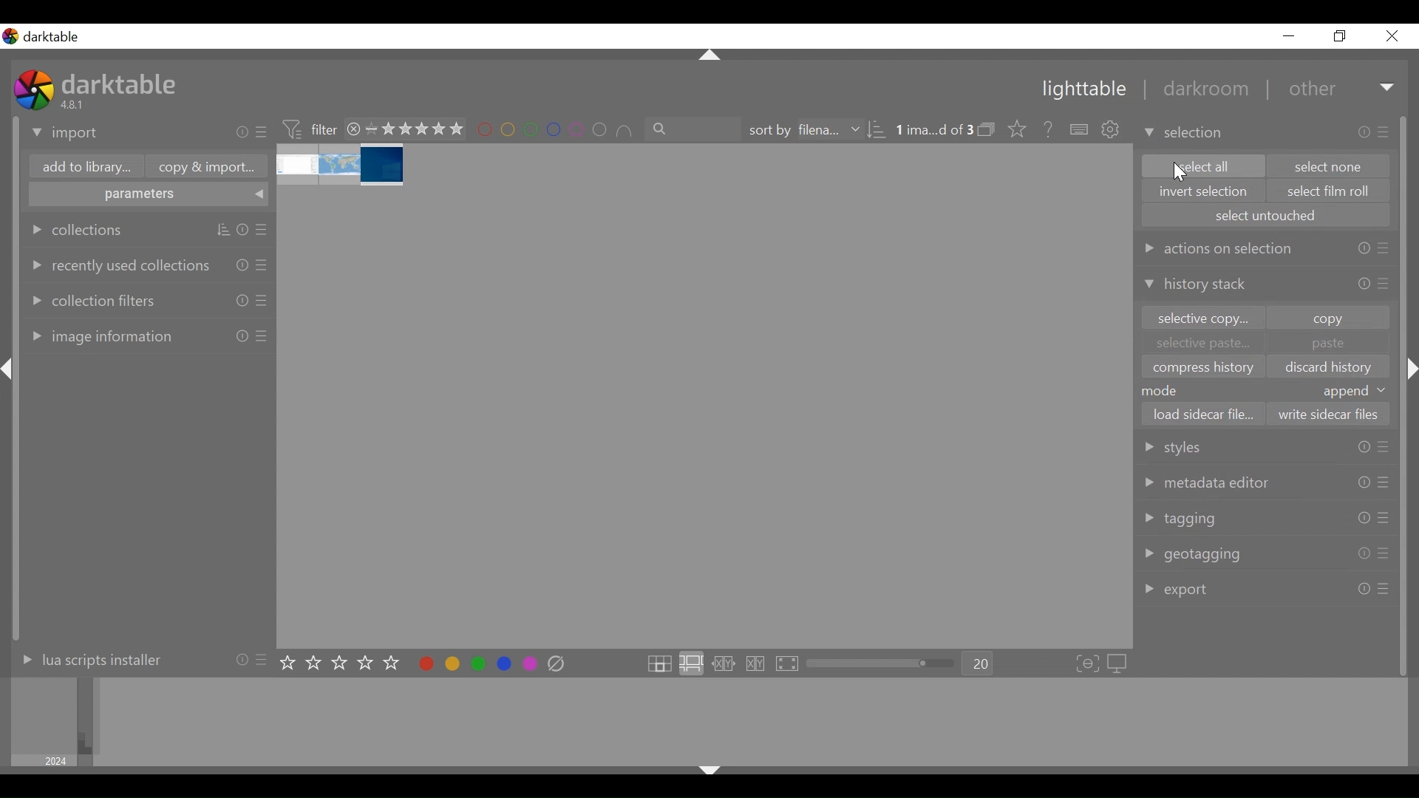 The width and height of the screenshot is (1419, 798). Describe the element at coordinates (1217, 248) in the screenshot. I see `actions on selection` at that location.